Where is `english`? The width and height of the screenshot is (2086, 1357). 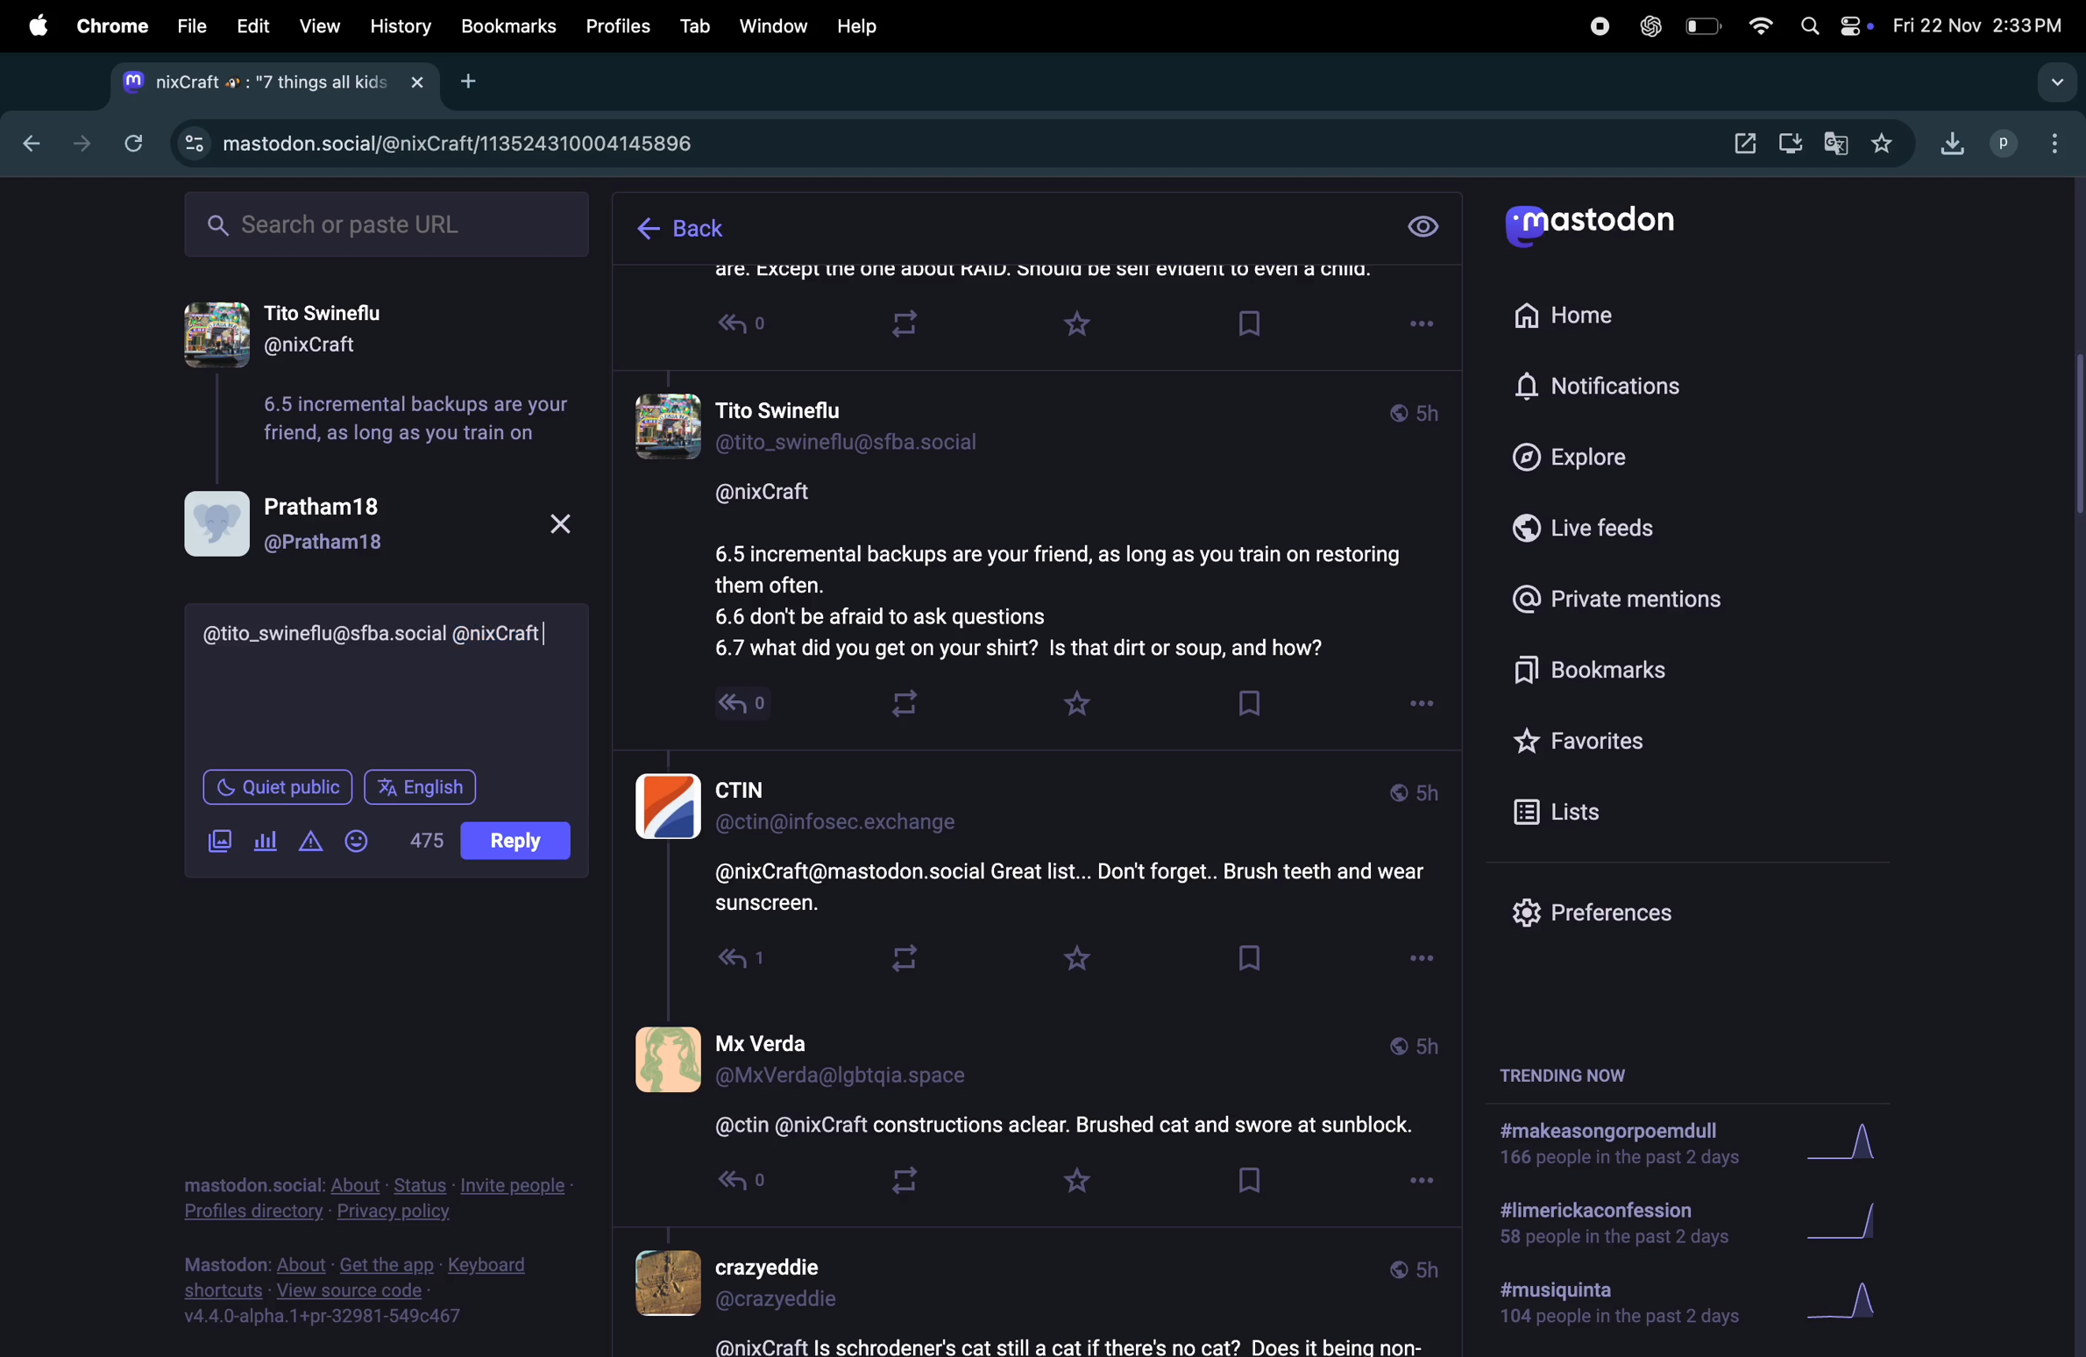
english is located at coordinates (422, 792).